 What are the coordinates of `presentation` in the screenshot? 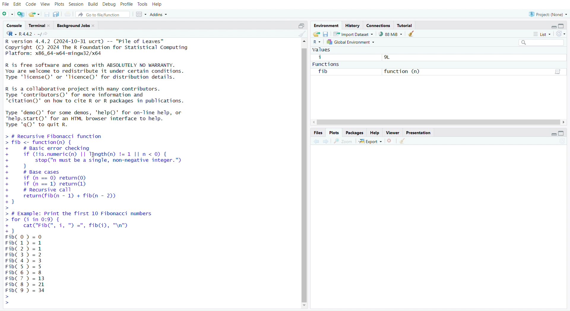 It's located at (418, 133).